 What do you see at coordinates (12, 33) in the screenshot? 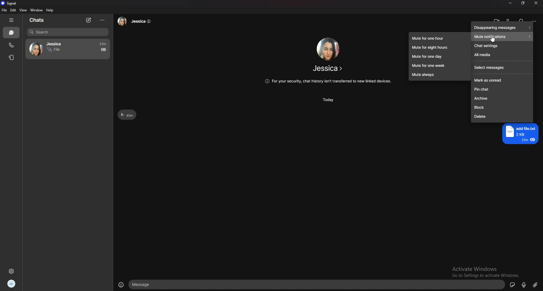
I see `chats` at bounding box center [12, 33].